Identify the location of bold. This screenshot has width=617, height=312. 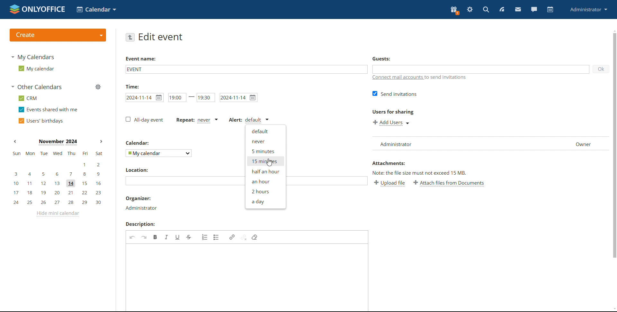
(155, 237).